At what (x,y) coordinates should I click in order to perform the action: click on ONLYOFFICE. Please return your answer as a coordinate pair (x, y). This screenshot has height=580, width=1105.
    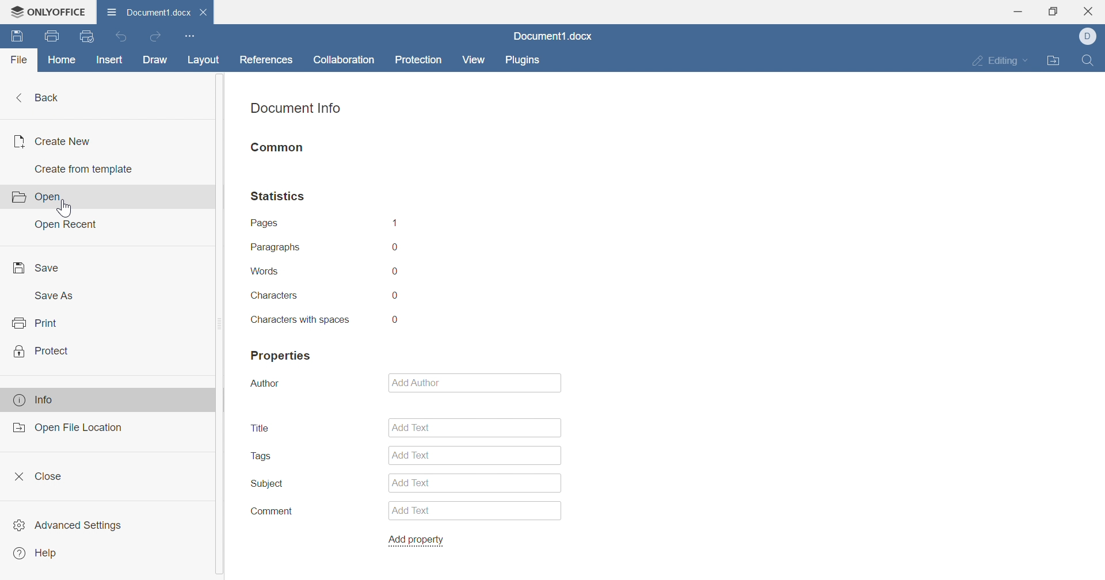
    Looking at the image, I should click on (46, 13).